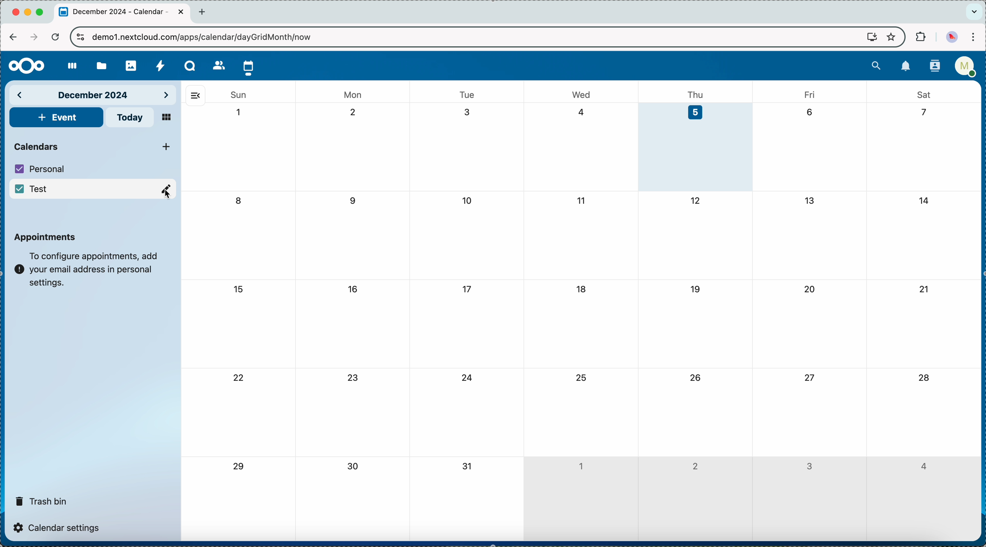  I want to click on 20, so click(810, 289).